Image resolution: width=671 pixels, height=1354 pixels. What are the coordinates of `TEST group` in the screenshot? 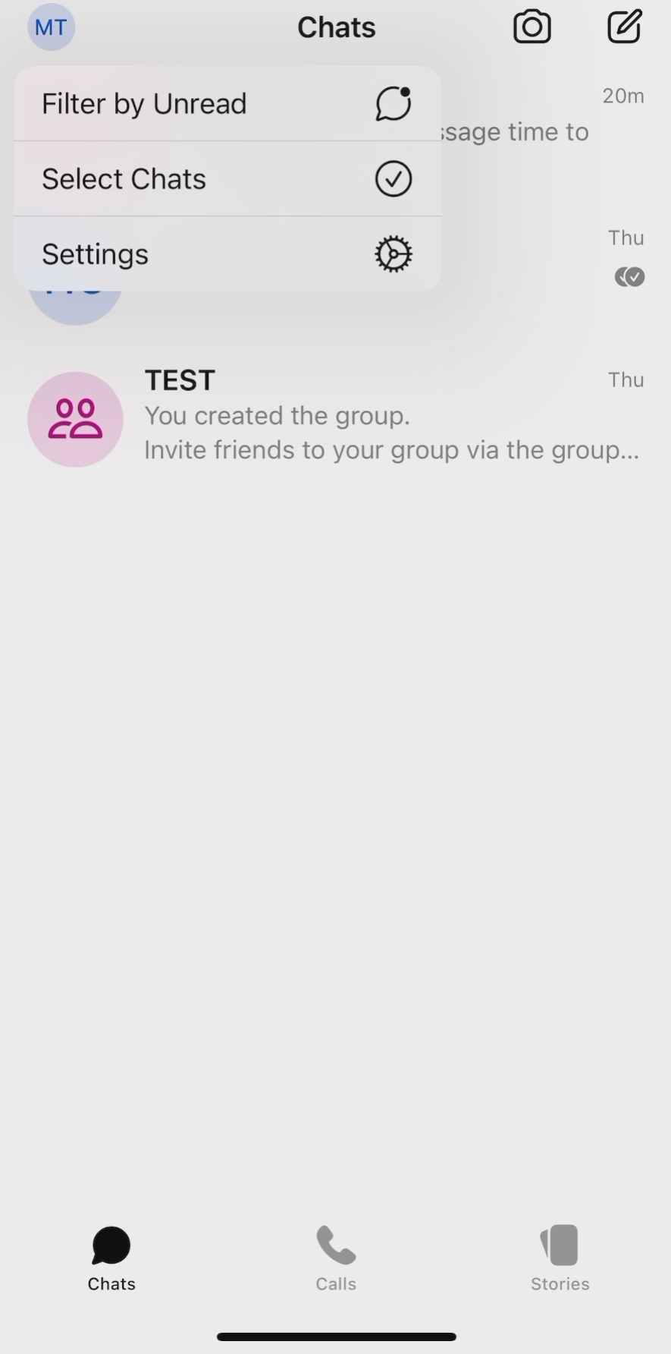 It's located at (338, 422).